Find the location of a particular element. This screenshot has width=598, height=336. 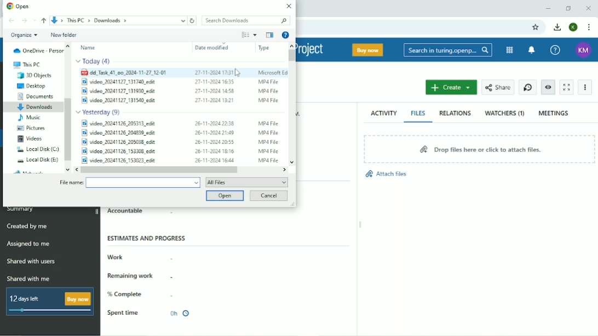

Work is located at coordinates (117, 257).